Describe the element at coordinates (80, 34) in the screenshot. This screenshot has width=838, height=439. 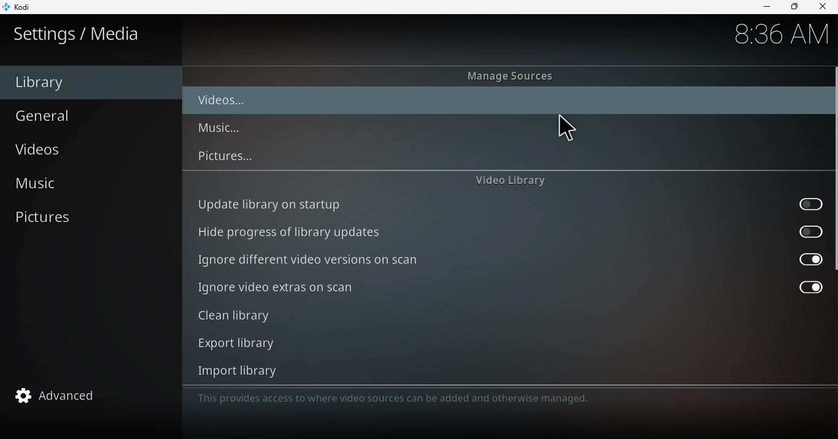
I see `Settings/media` at that location.